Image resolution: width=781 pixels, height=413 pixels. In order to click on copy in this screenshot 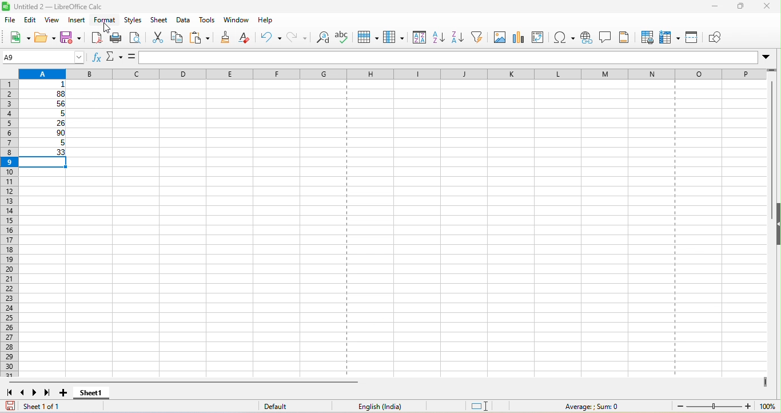, I will do `click(177, 37)`.